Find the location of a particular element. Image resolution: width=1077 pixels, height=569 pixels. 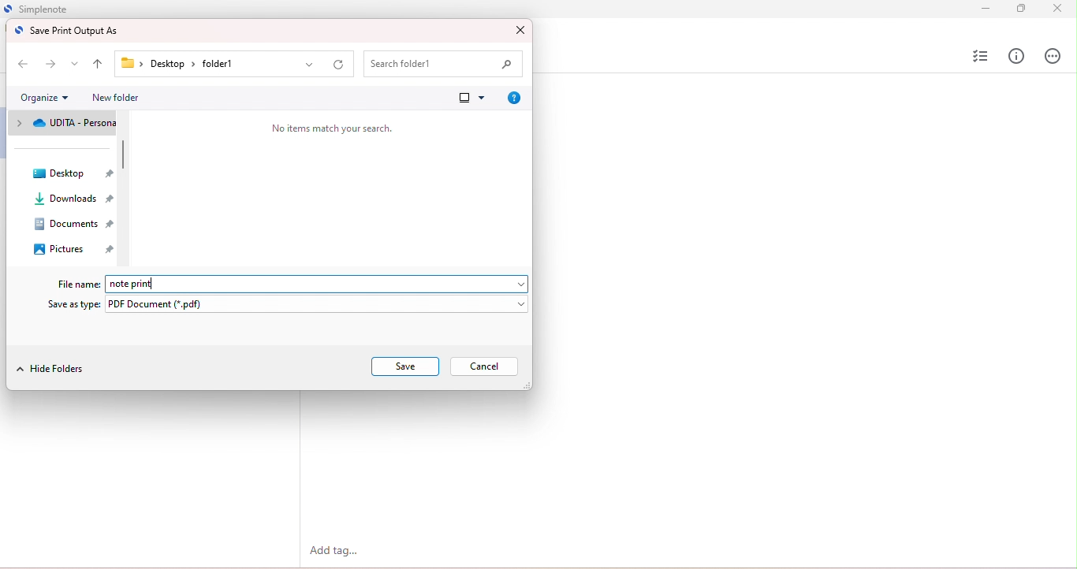

info is located at coordinates (1017, 56).